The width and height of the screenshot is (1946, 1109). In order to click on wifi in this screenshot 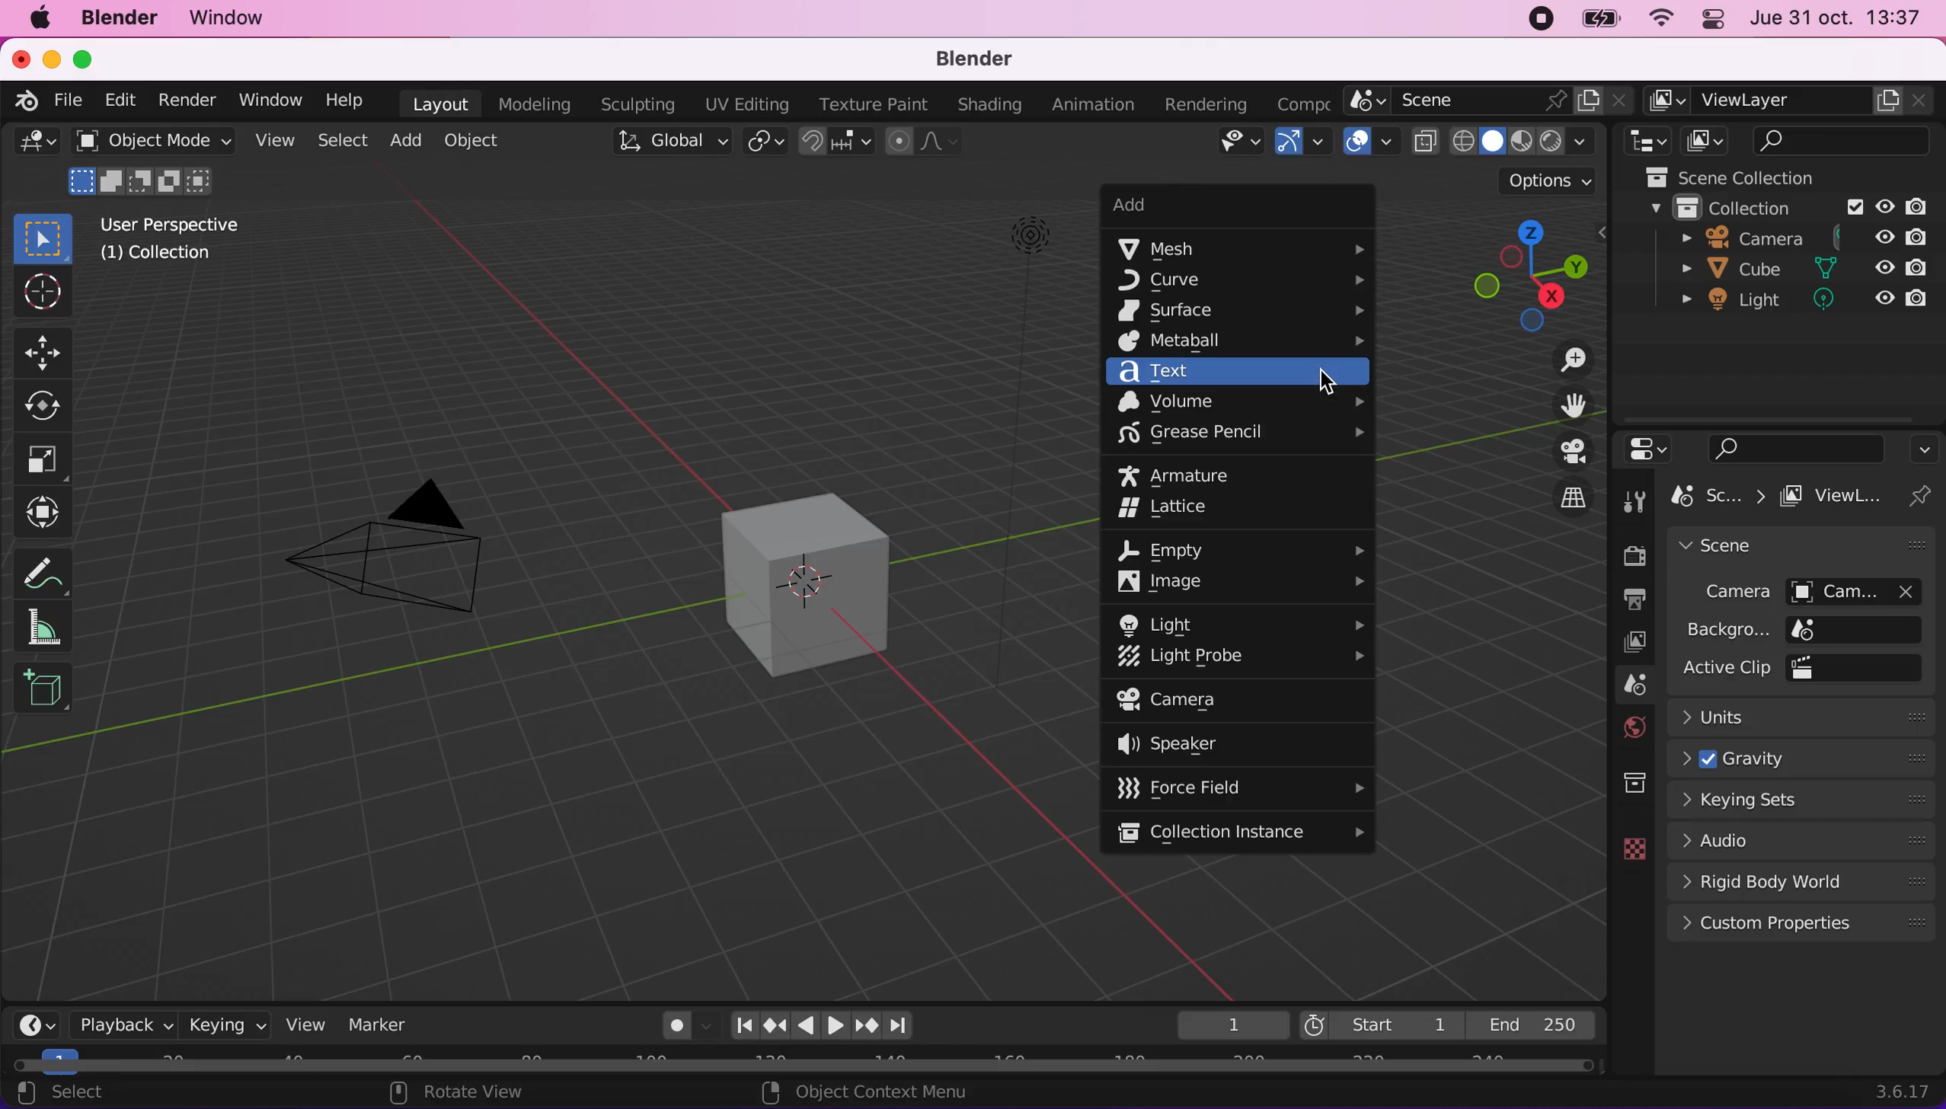, I will do `click(1659, 19)`.